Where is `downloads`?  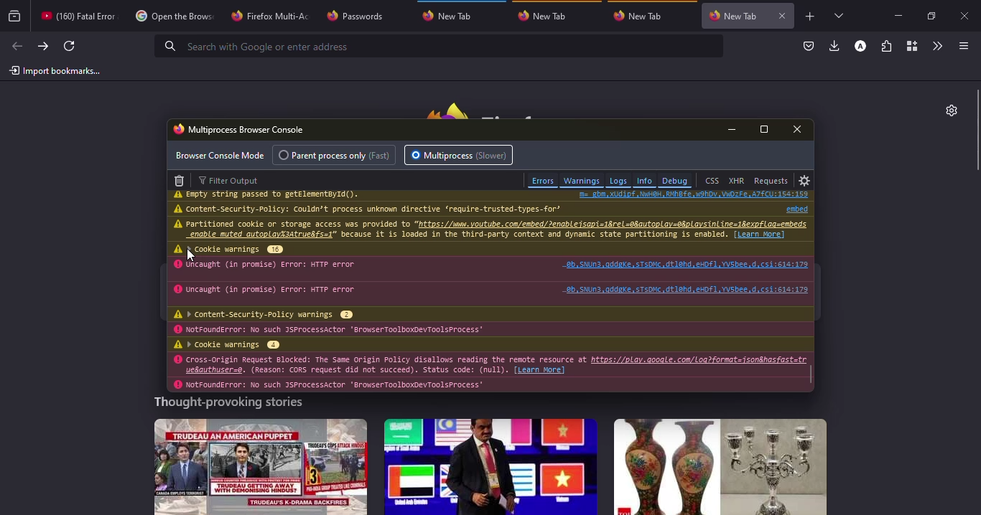 downloads is located at coordinates (834, 47).